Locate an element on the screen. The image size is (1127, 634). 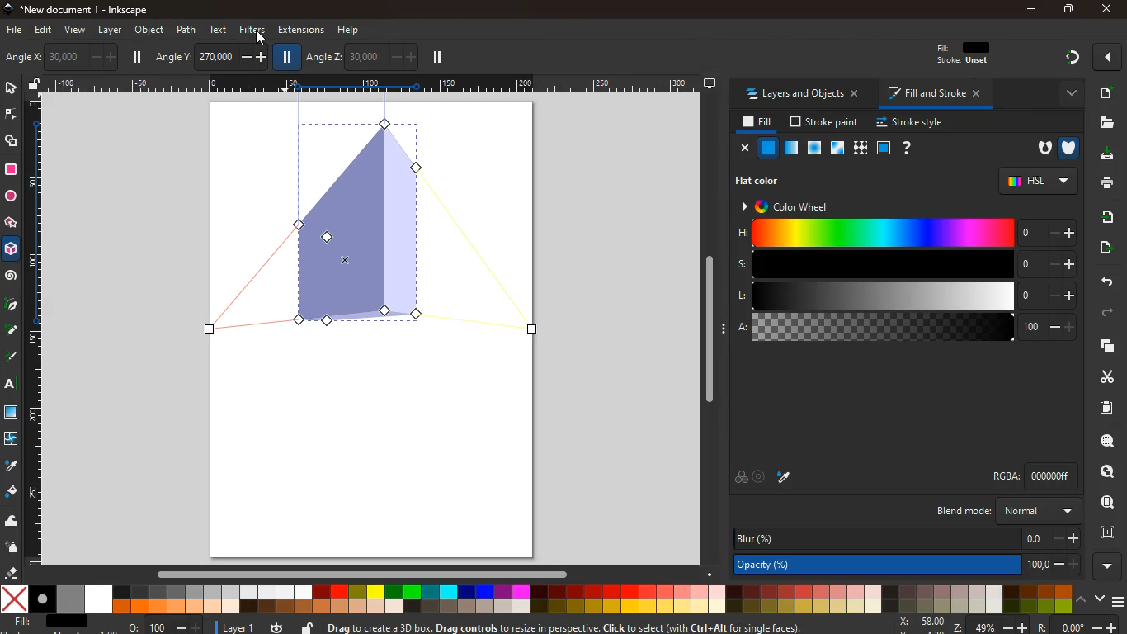
close is located at coordinates (745, 149).